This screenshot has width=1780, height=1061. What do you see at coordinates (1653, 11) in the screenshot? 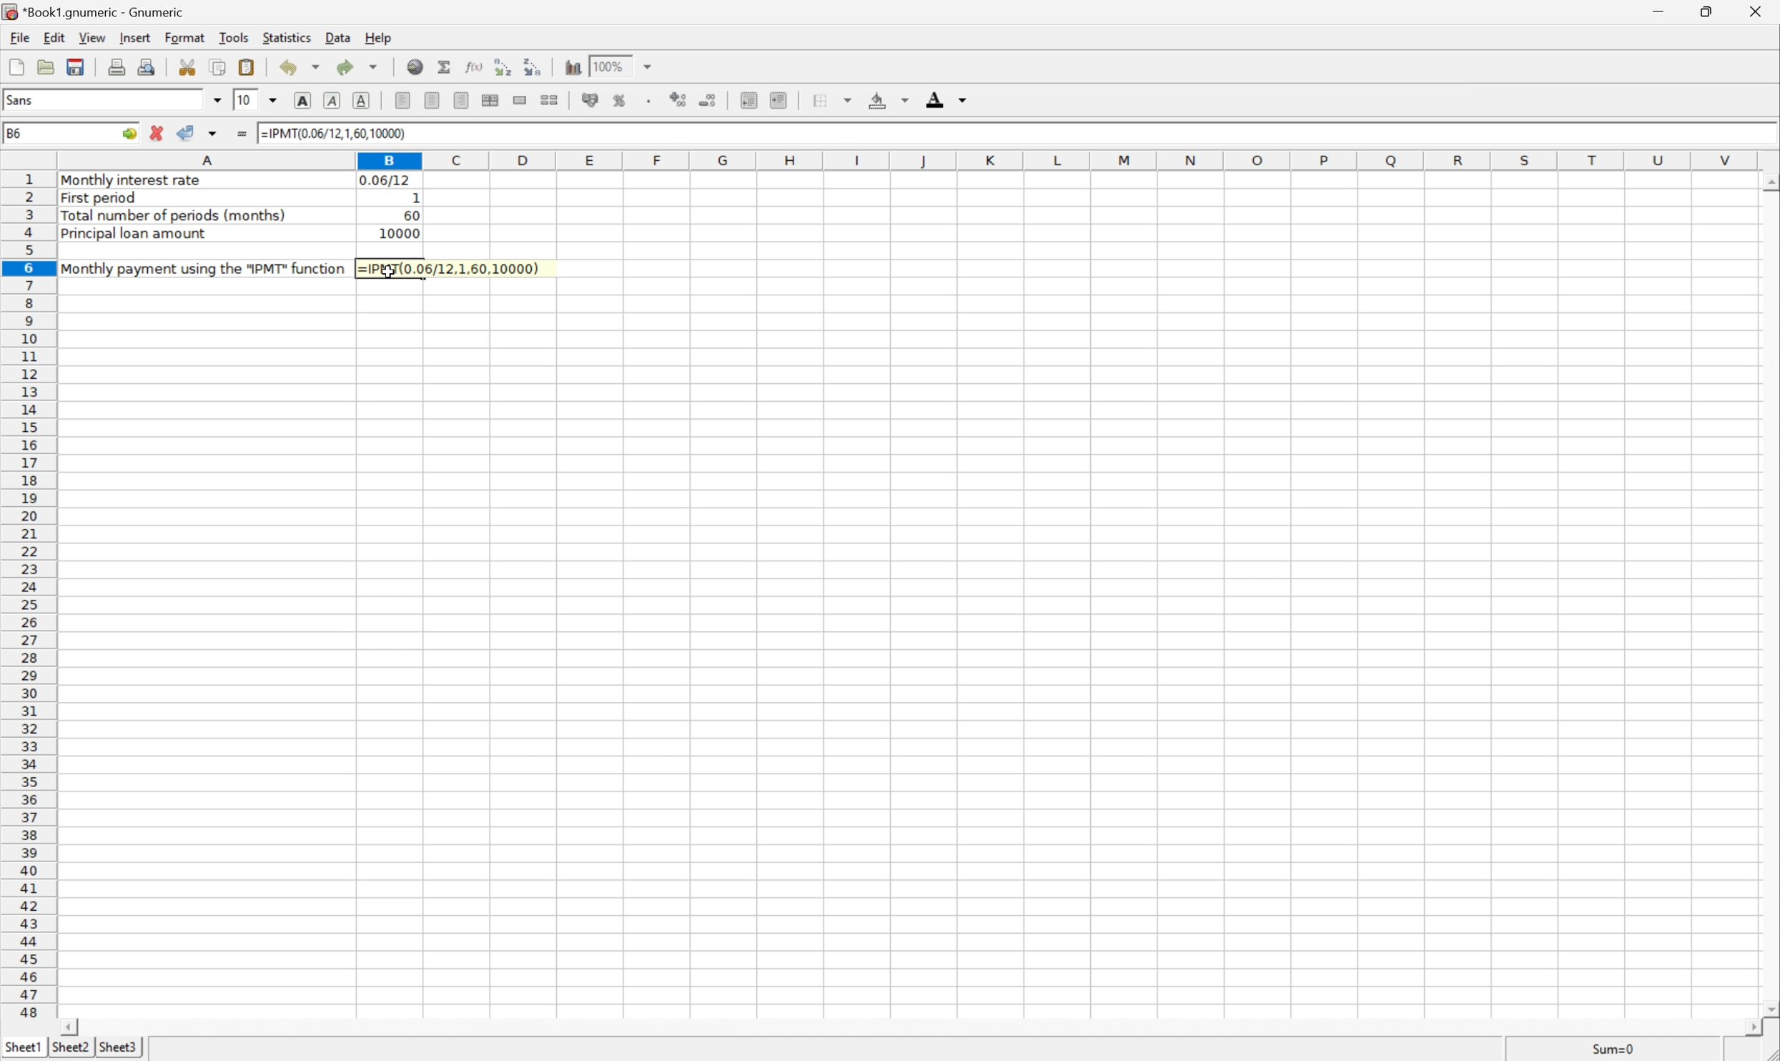
I see `Minimize` at bounding box center [1653, 11].